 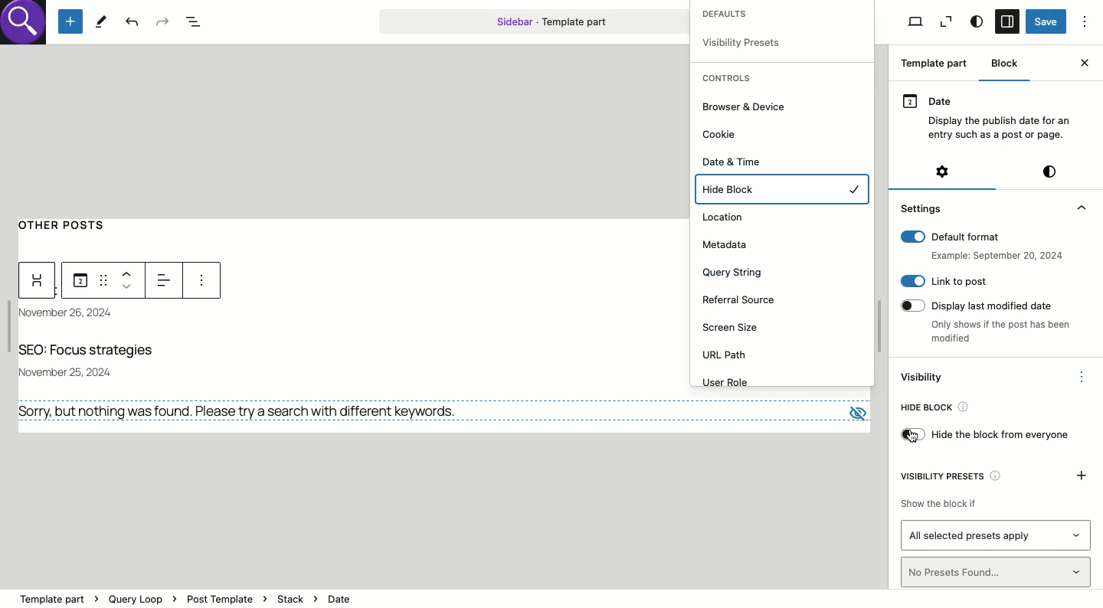 What do you see at coordinates (748, 107) in the screenshot?
I see `Browser and device` at bounding box center [748, 107].